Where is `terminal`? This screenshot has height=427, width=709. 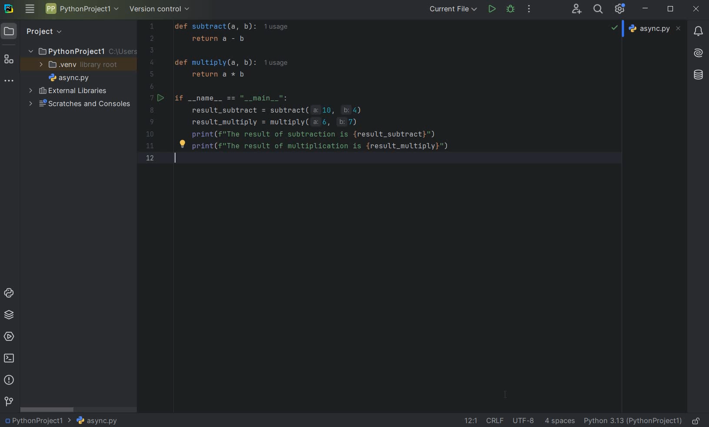 terminal is located at coordinates (10, 358).